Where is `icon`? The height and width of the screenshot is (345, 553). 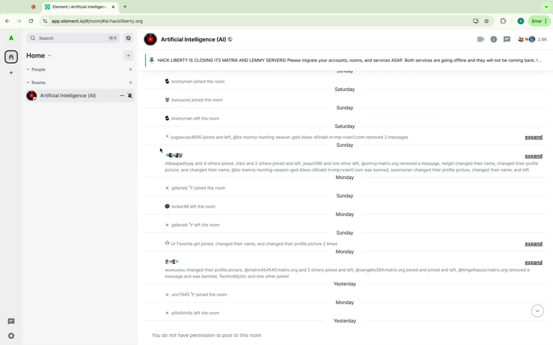 icon is located at coordinates (150, 40).